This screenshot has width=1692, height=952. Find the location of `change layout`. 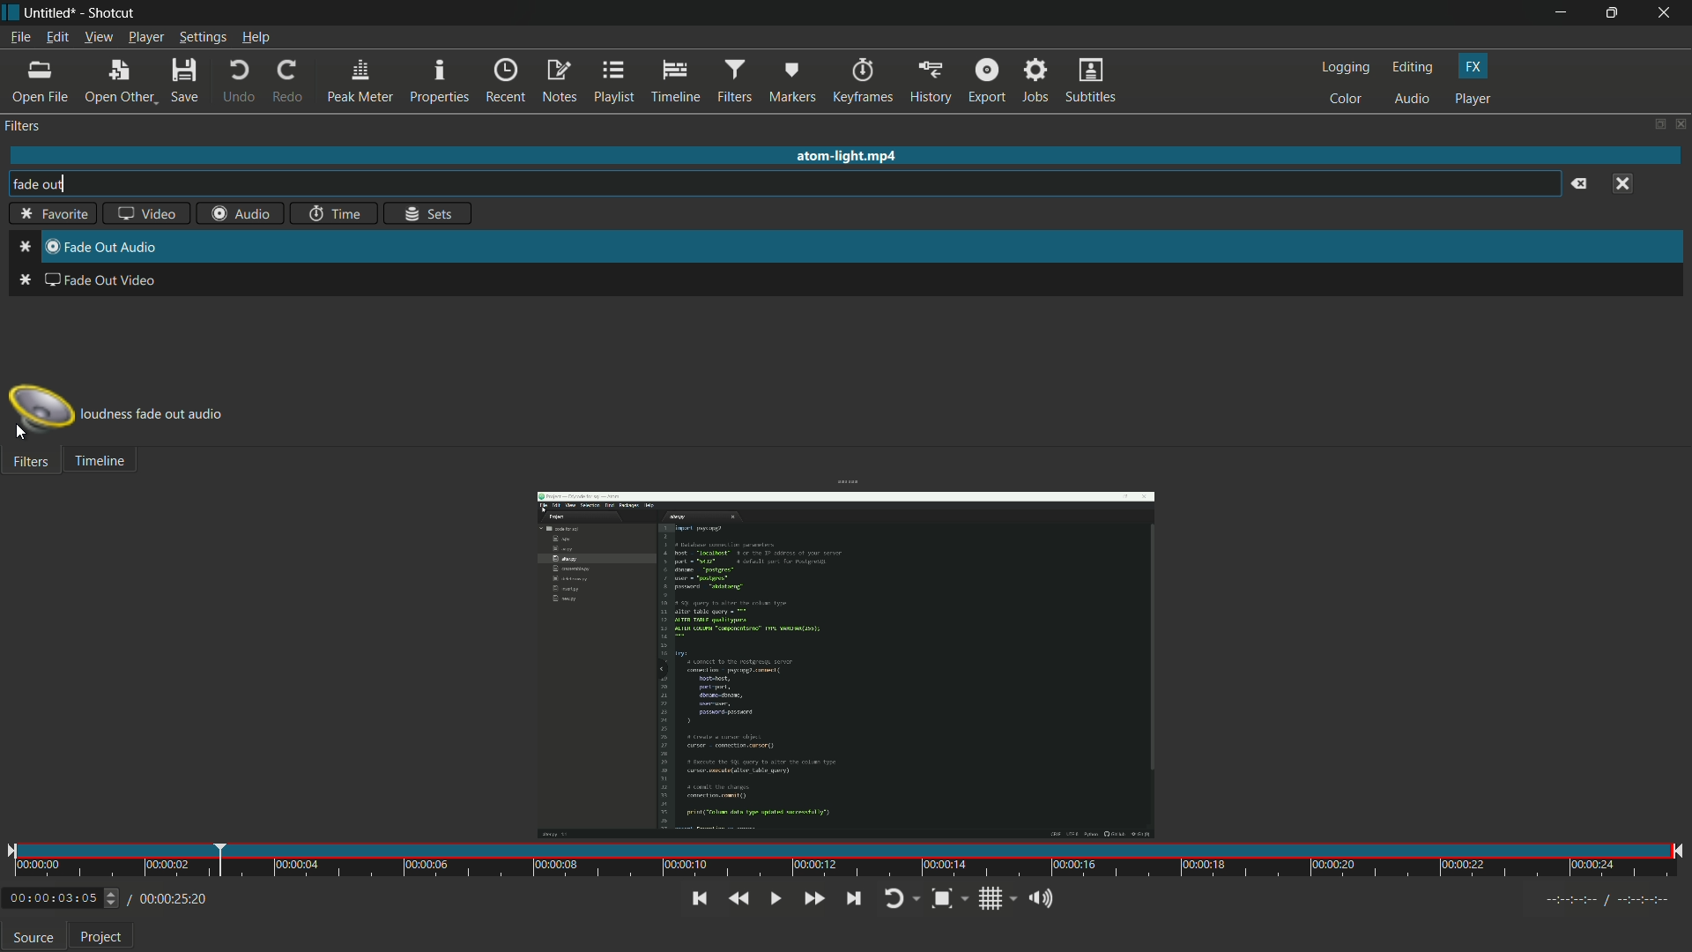

change layout is located at coordinates (1657, 125).